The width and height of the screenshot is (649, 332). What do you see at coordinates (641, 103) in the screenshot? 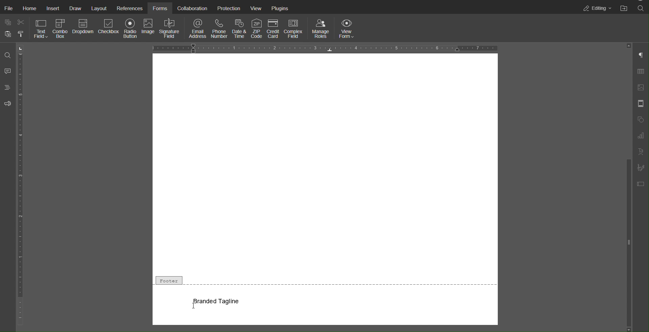
I see `Header/Footer` at bounding box center [641, 103].